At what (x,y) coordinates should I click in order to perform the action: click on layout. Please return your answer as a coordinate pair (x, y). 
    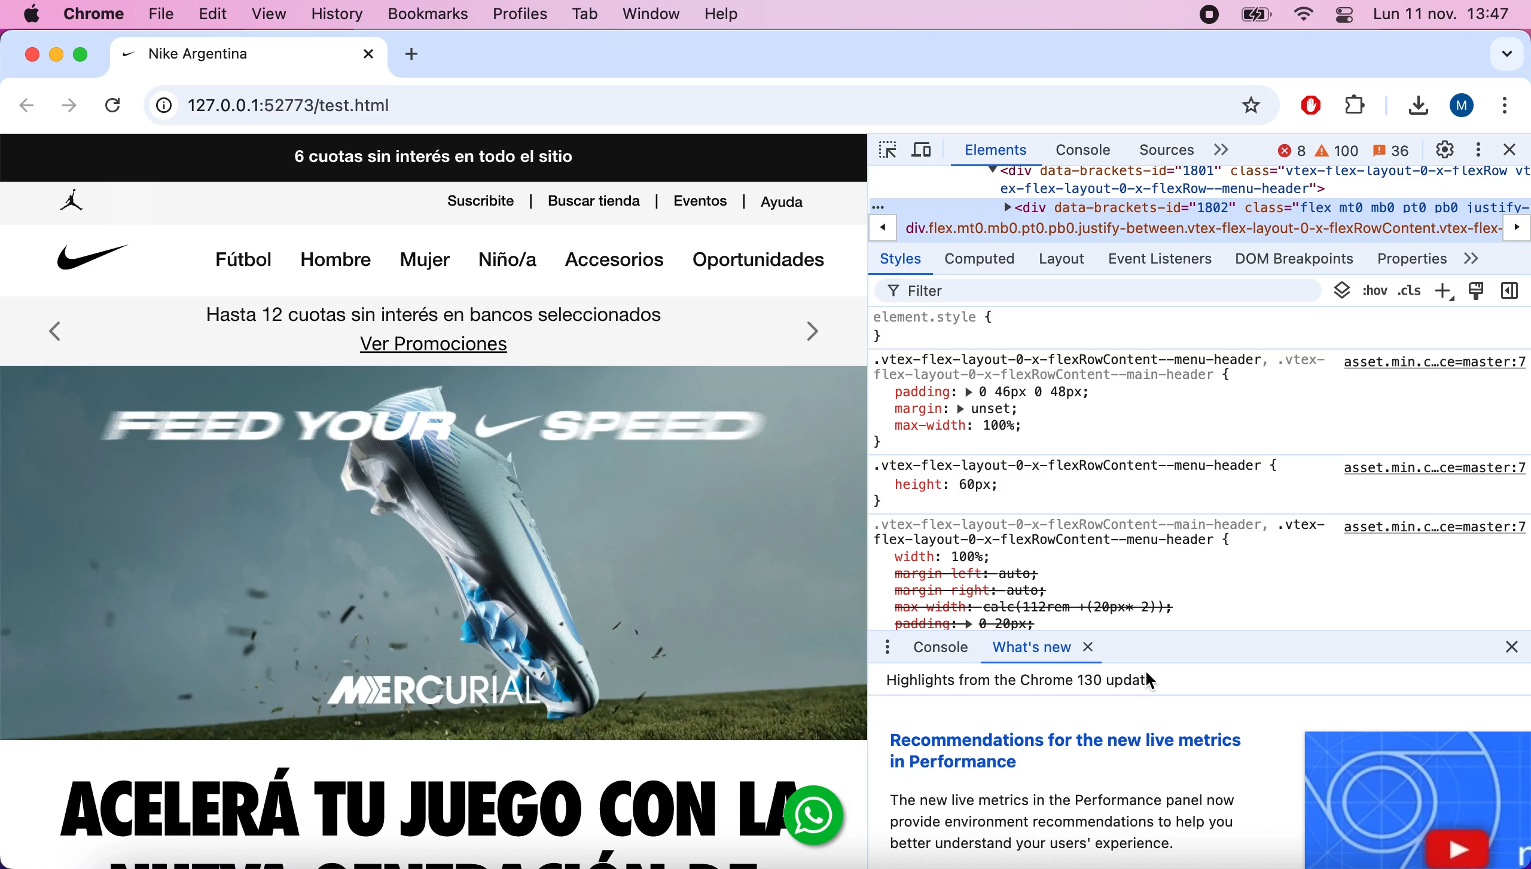
    Looking at the image, I should click on (1065, 260).